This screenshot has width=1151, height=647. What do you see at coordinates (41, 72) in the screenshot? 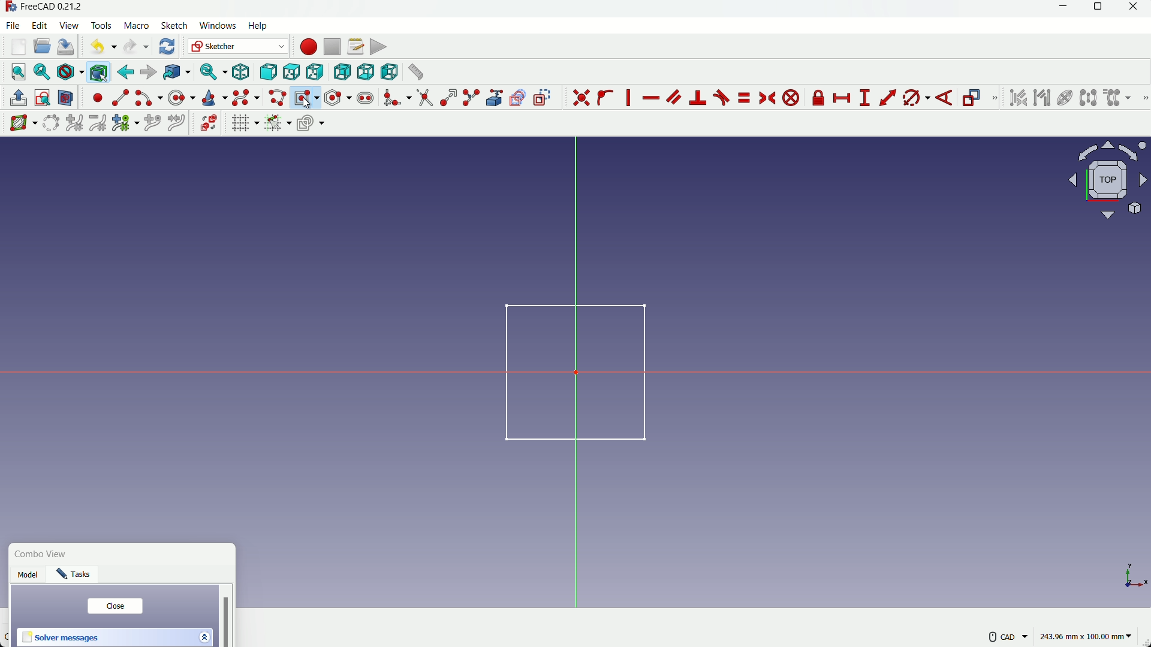
I see `select fit` at bounding box center [41, 72].